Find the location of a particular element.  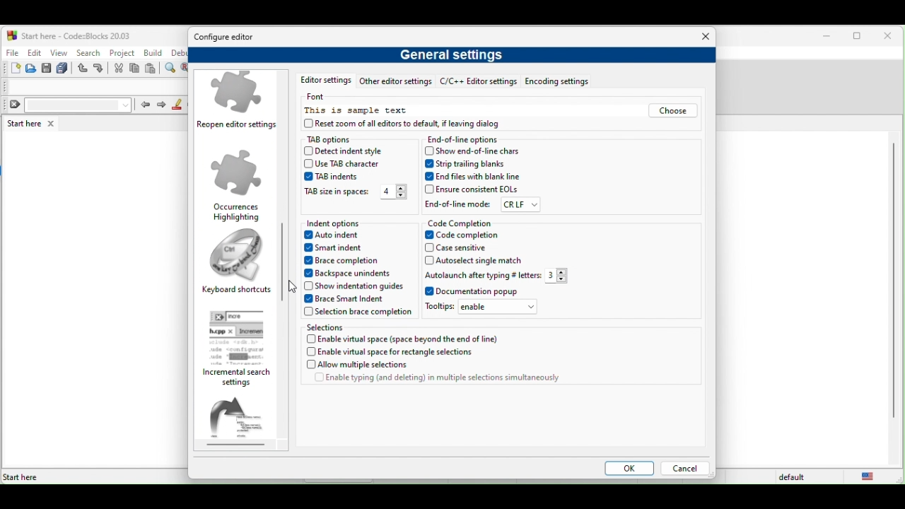

united state is located at coordinates (871, 476).